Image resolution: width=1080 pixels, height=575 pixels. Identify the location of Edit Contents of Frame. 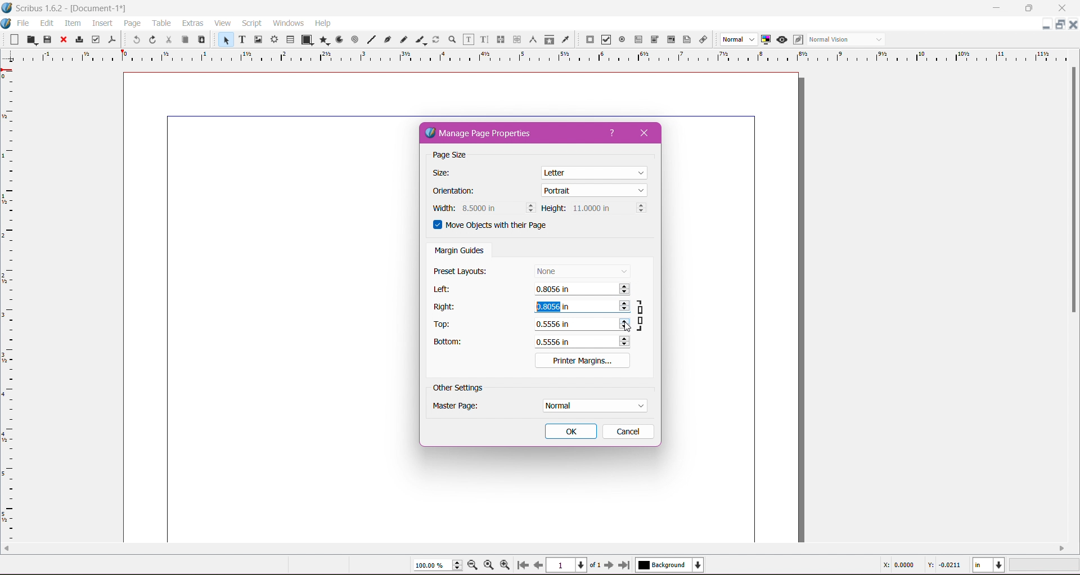
(467, 40).